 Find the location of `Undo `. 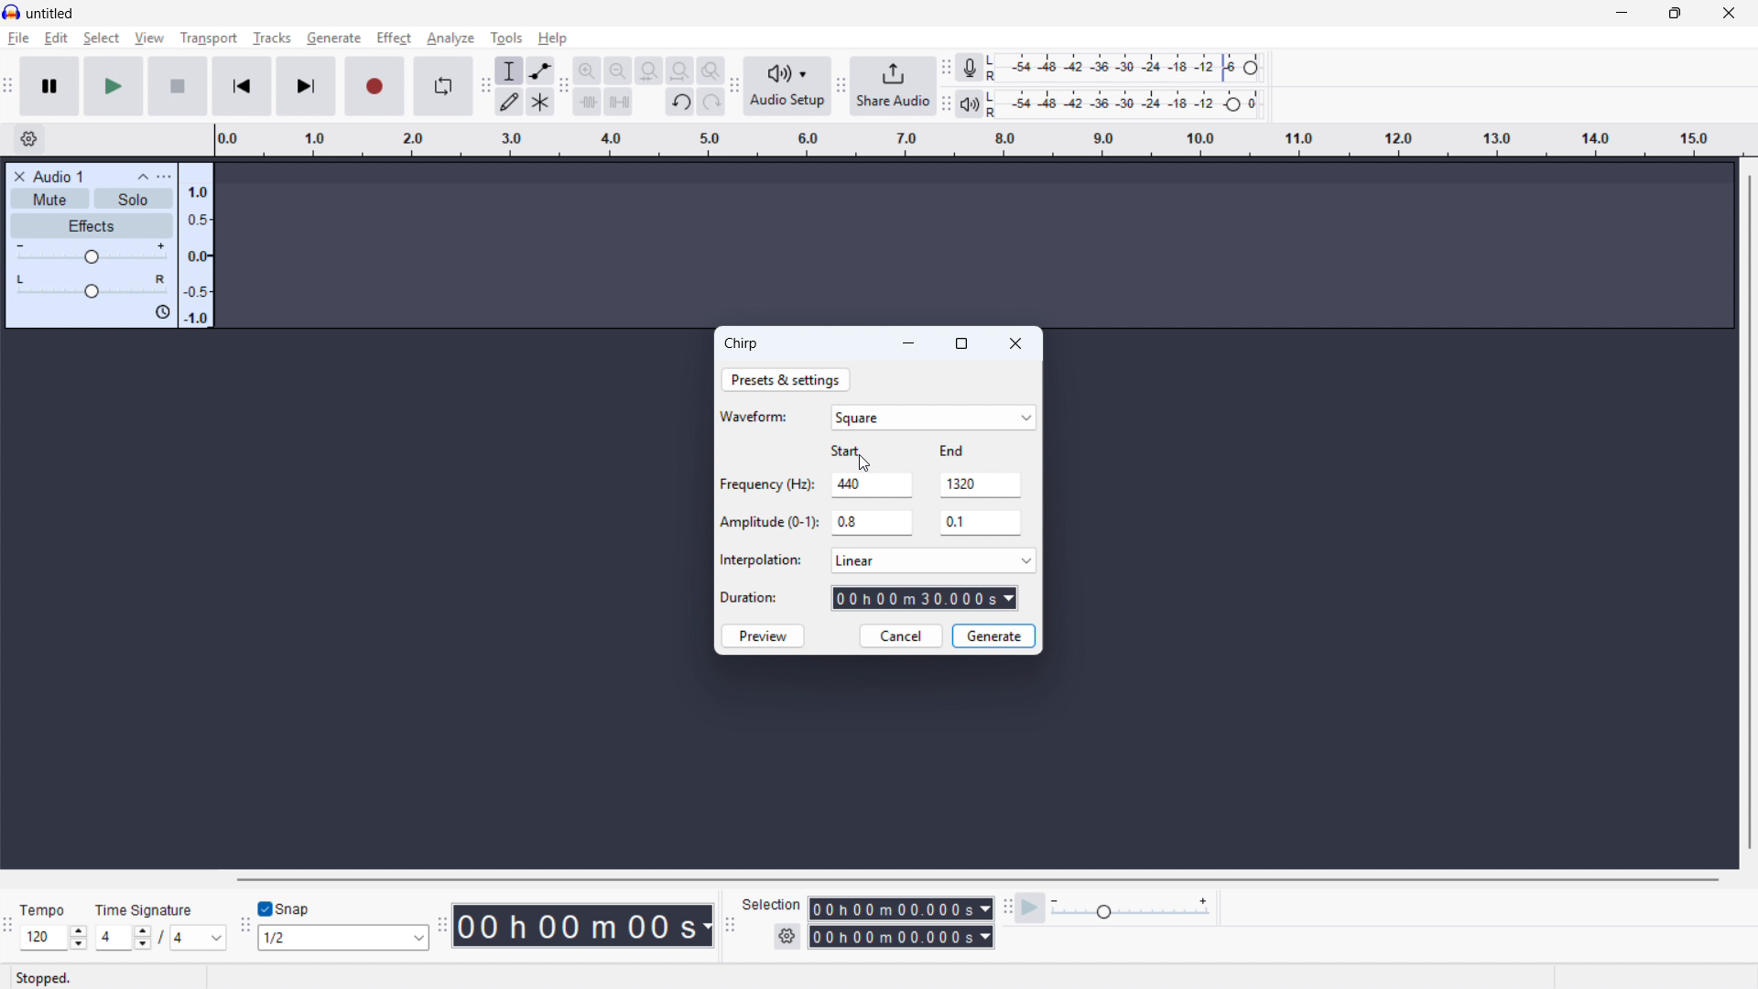

Undo  is located at coordinates (681, 103).